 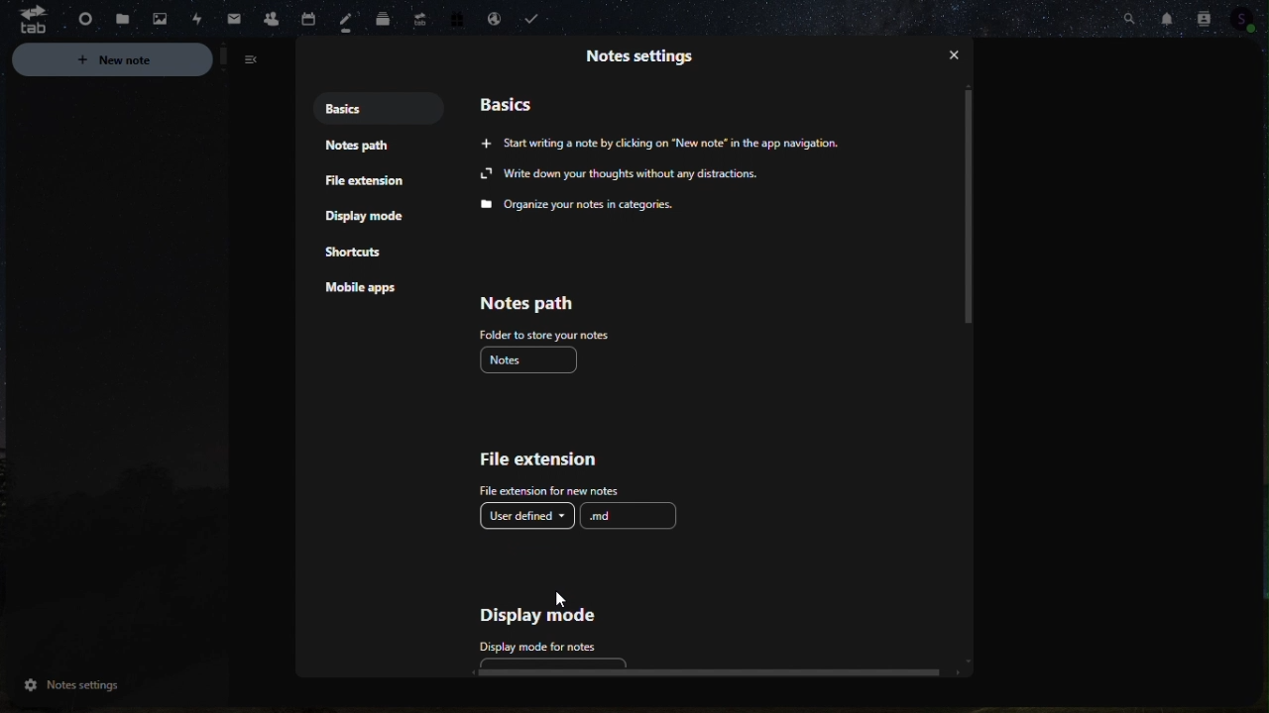 What do you see at coordinates (667, 142) in the screenshot?
I see `Start writing a note` at bounding box center [667, 142].